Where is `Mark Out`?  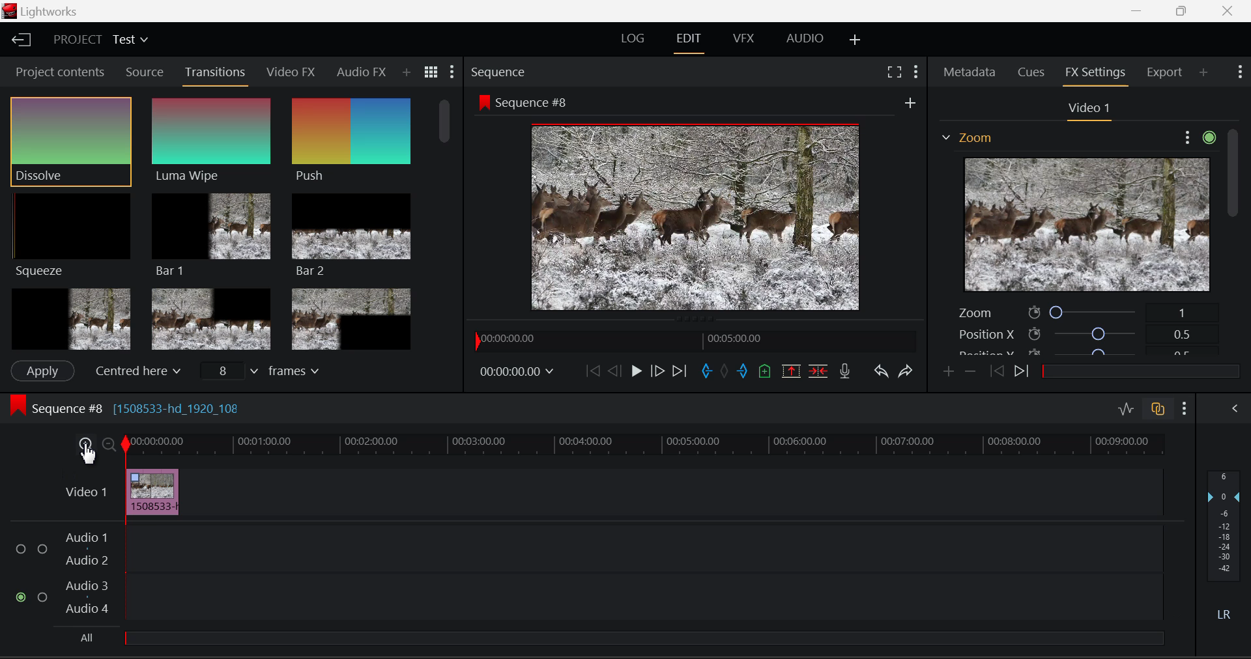
Mark Out is located at coordinates (741, 371).